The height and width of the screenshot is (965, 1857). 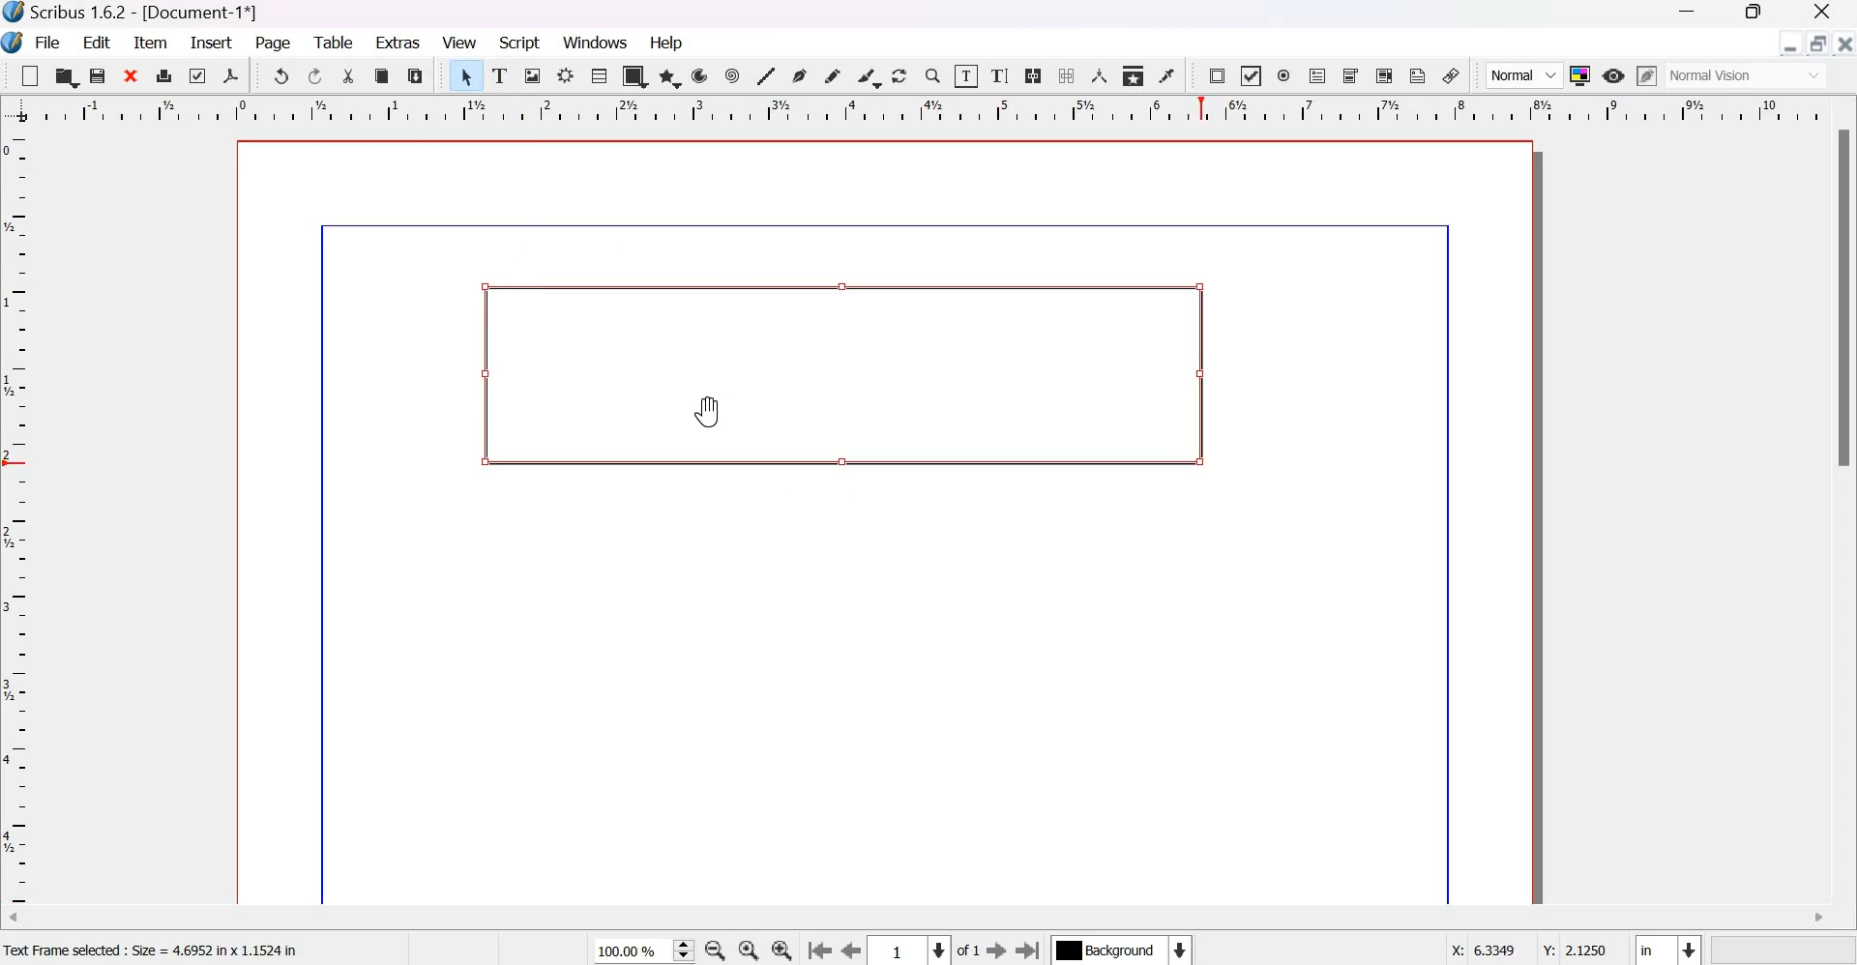 What do you see at coordinates (459, 43) in the screenshot?
I see `View` at bounding box center [459, 43].